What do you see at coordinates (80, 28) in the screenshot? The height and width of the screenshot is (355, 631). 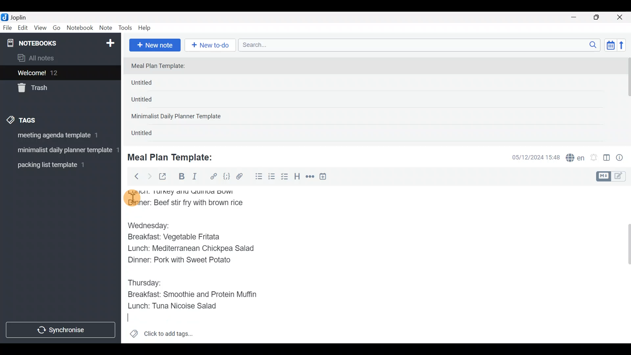 I see `Notebook` at bounding box center [80, 28].